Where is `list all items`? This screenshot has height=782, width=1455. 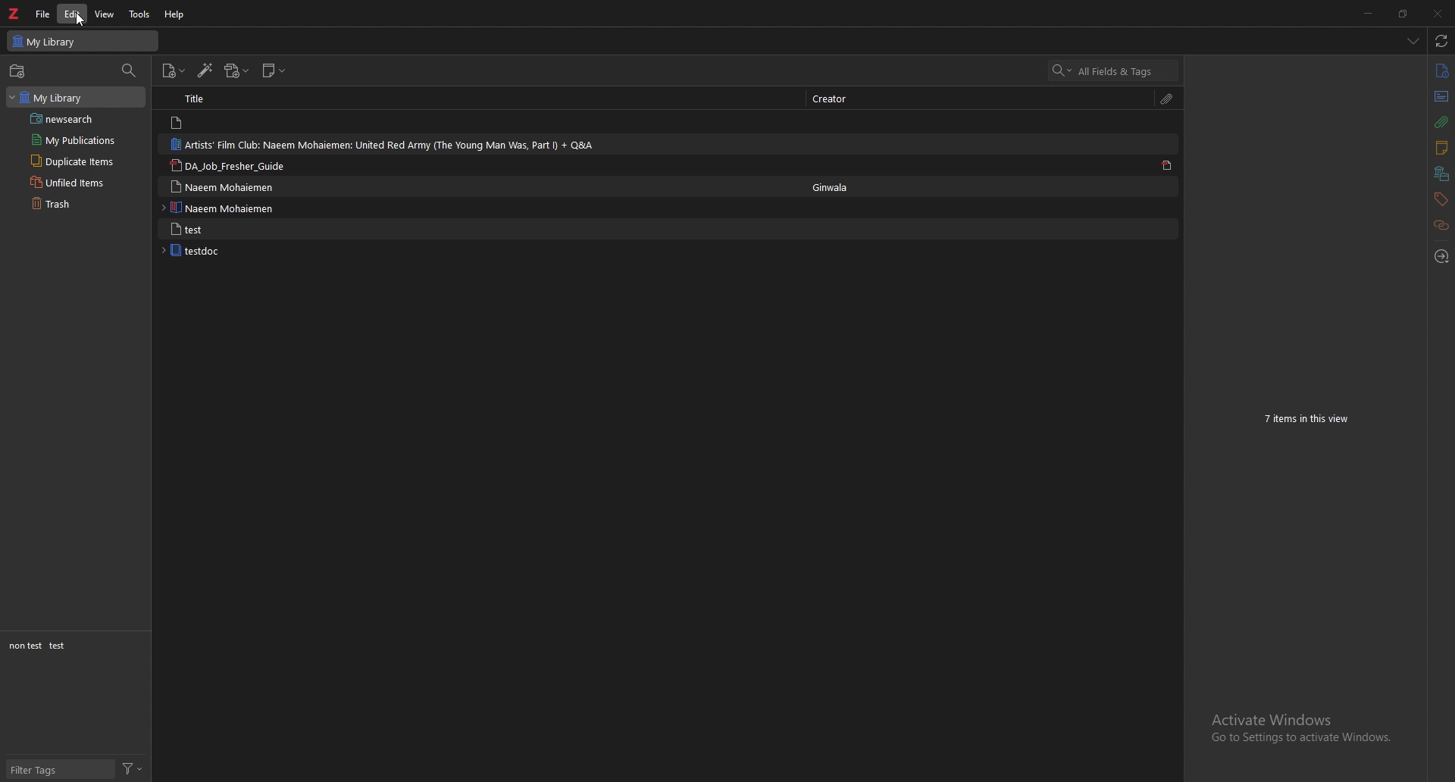 list all items is located at coordinates (1413, 41).